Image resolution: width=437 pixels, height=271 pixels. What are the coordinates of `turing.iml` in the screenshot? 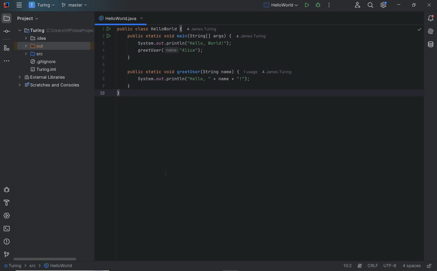 It's located at (43, 70).